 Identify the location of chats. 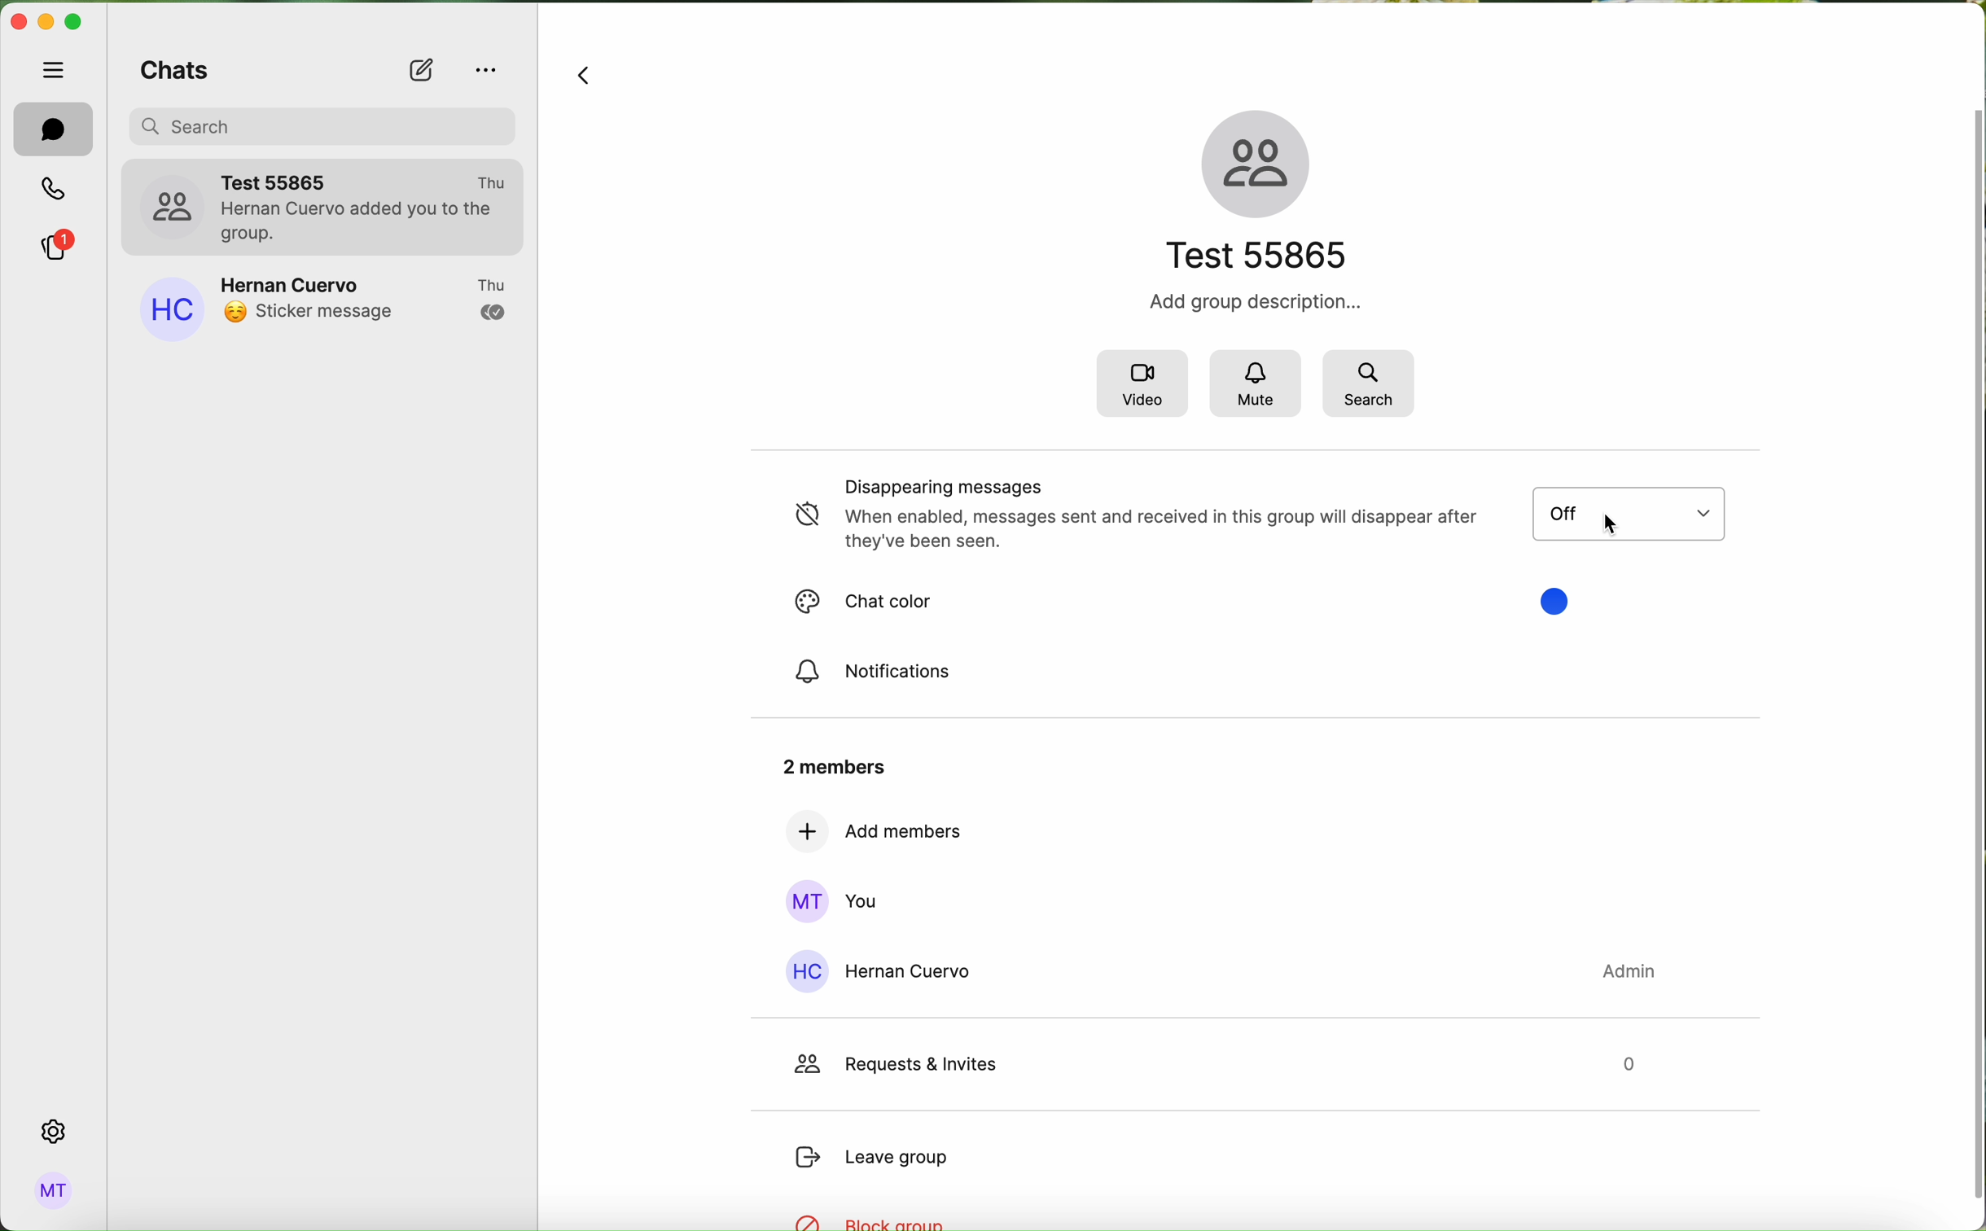
(170, 69).